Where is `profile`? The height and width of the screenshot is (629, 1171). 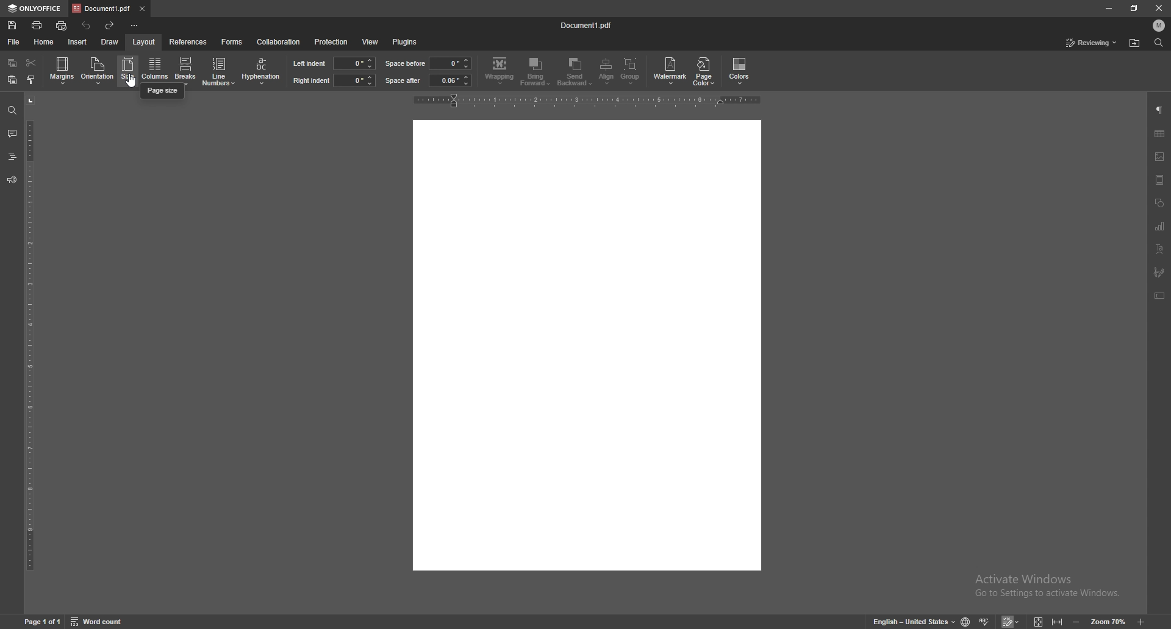 profile is located at coordinates (1160, 25).